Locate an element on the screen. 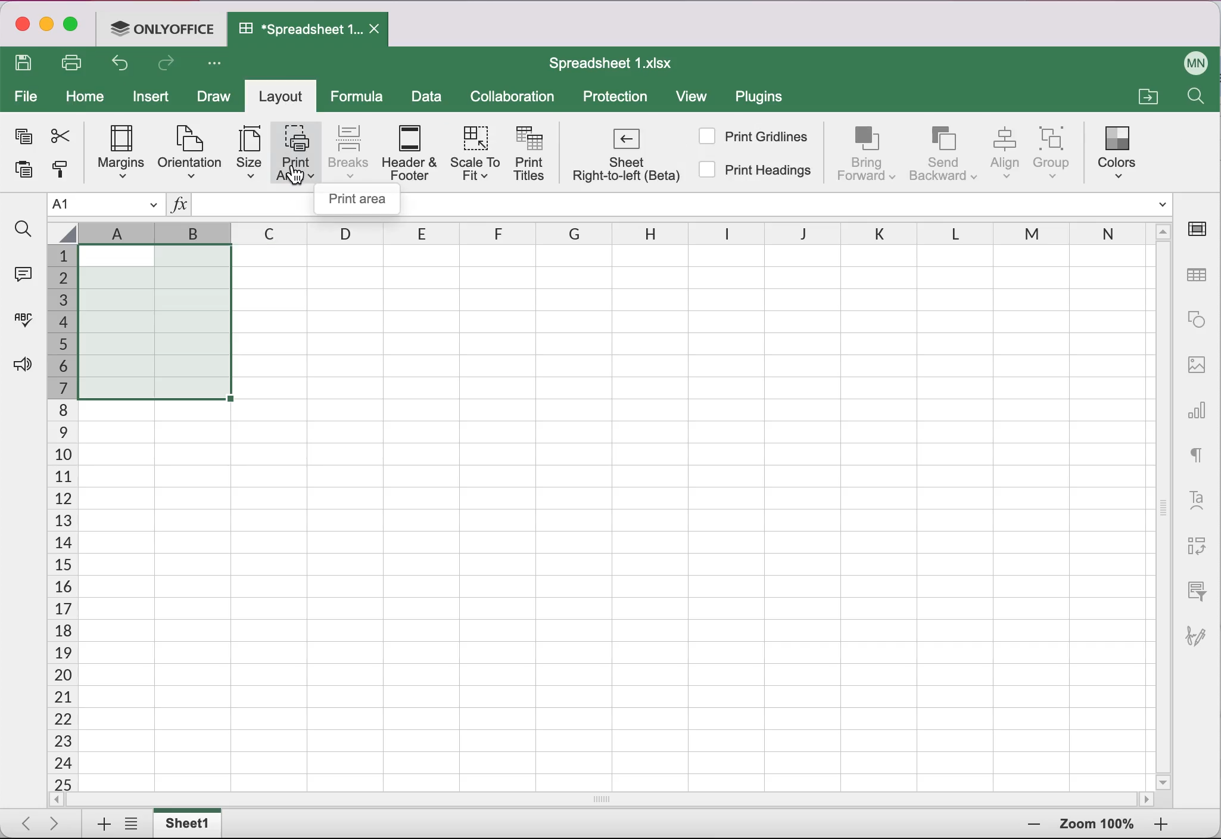 This screenshot has height=839, width=1221. Sheet right-to-left (Beta) is located at coordinates (624, 158).